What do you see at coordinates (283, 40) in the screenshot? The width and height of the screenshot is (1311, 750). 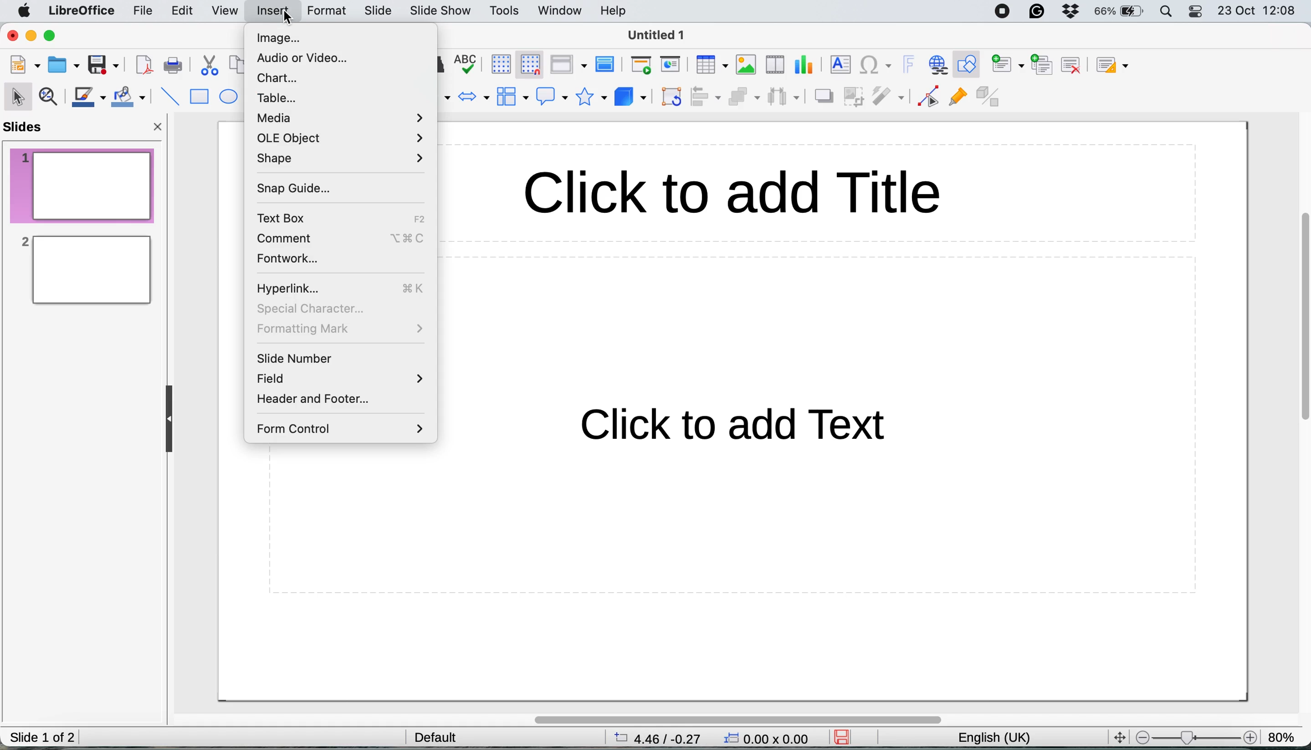 I see `image` at bounding box center [283, 40].